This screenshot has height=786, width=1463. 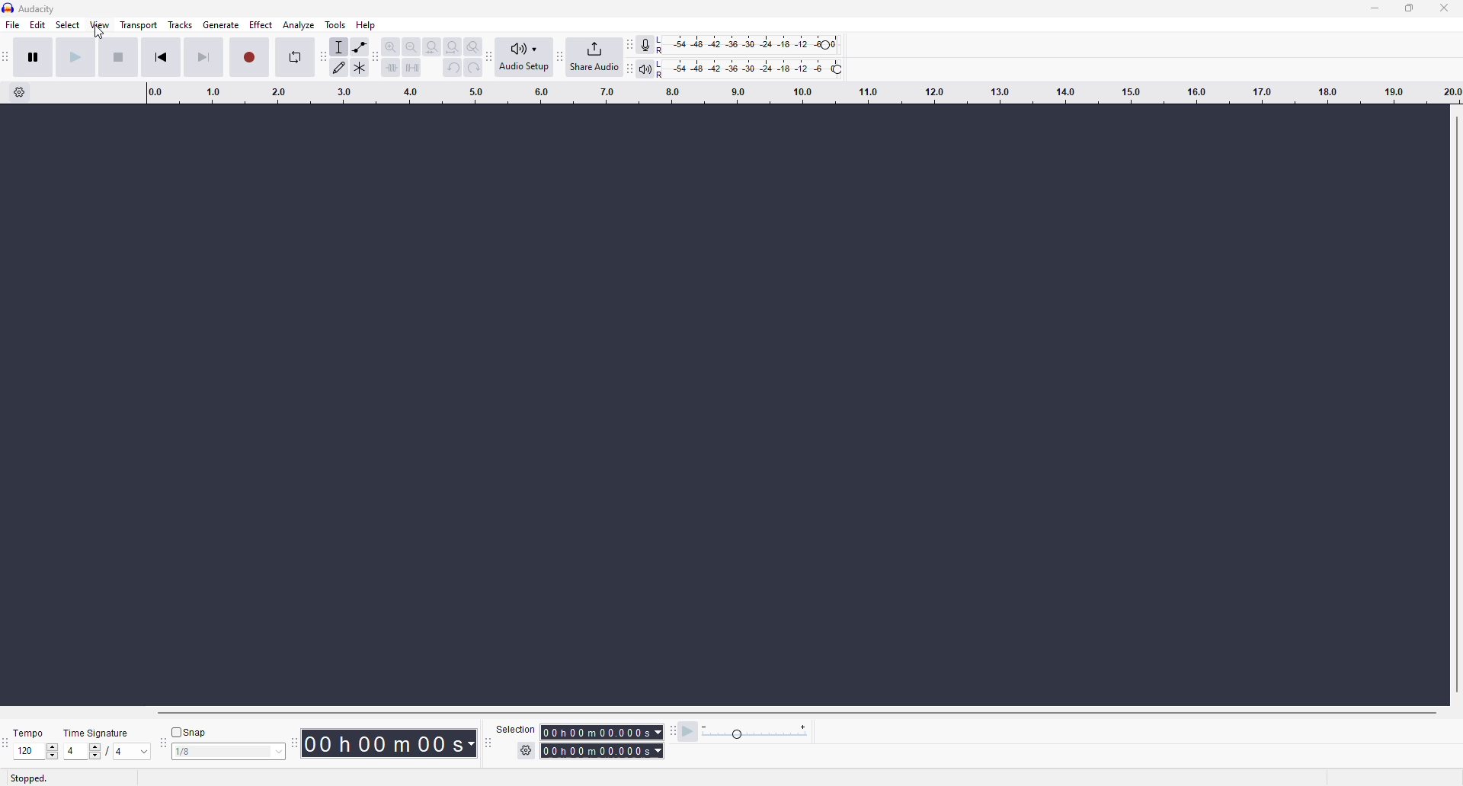 What do you see at coordinates (515, 729) in the screenshot?
I see `selection` at bounding box center [515, 729].